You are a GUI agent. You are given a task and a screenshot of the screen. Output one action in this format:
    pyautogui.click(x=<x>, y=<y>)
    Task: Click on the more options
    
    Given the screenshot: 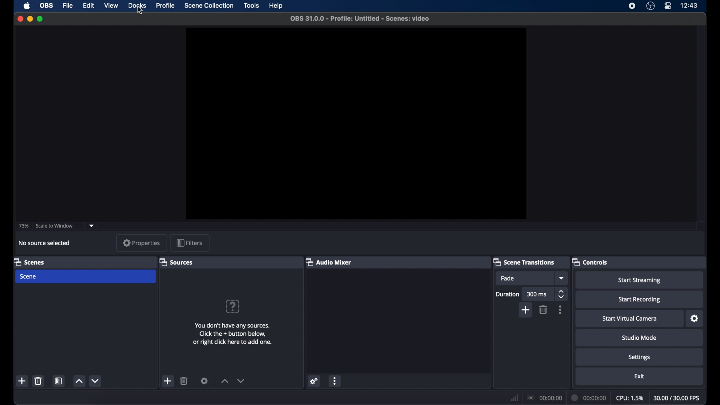 What is the action you would take?
    pyautogui.click(x=561, y=310)
    